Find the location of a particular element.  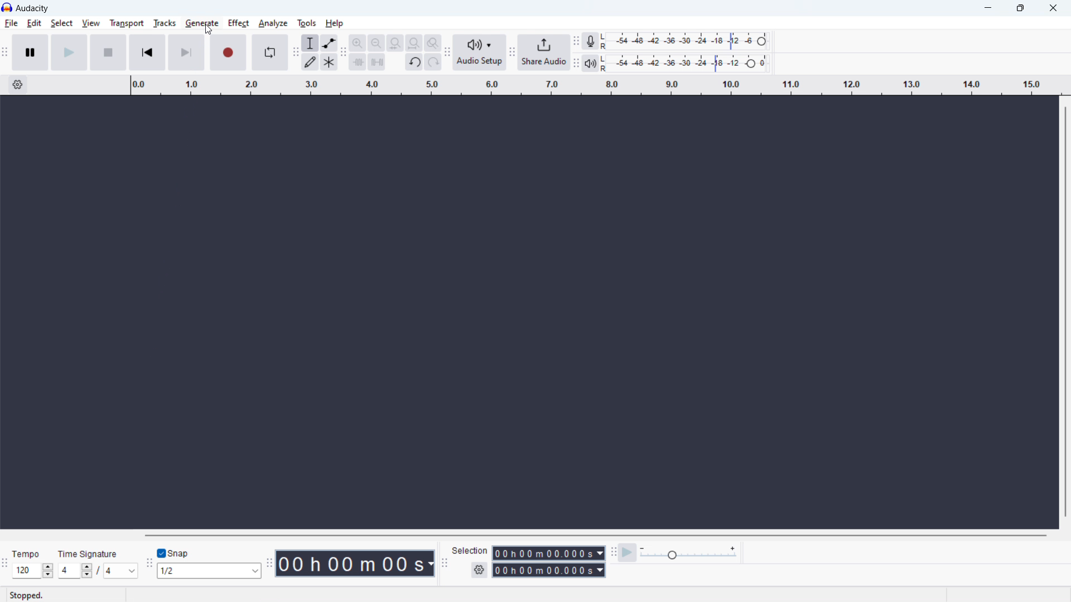

horizontal scrollbar is located at coordinates (594, 535).